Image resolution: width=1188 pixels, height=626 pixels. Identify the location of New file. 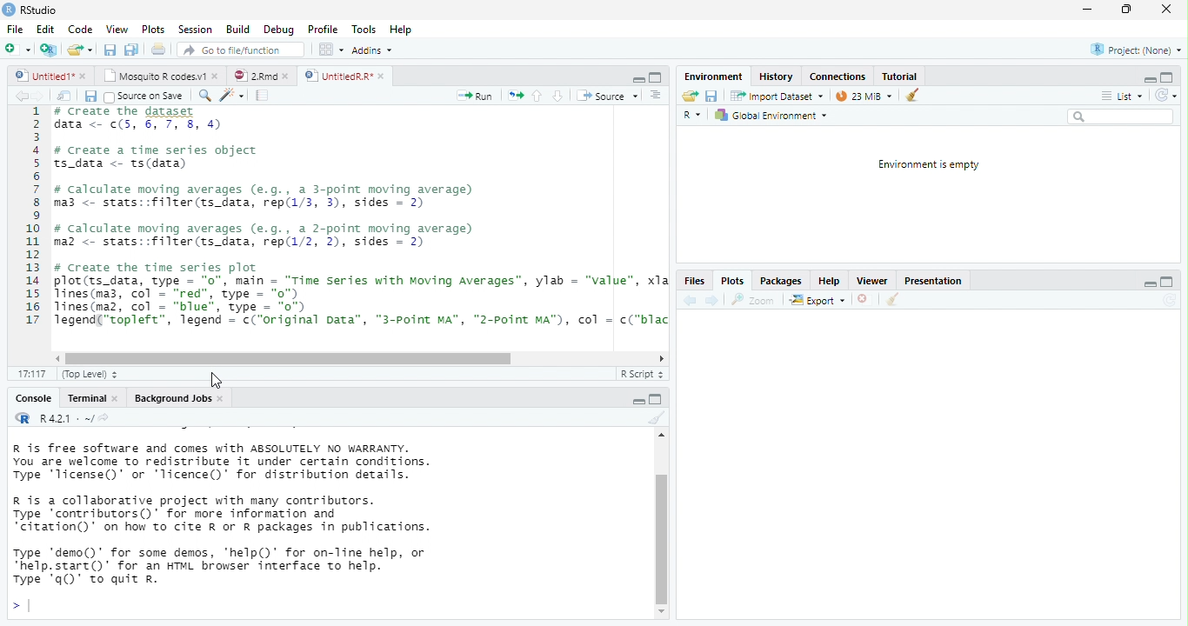
(17, 50).